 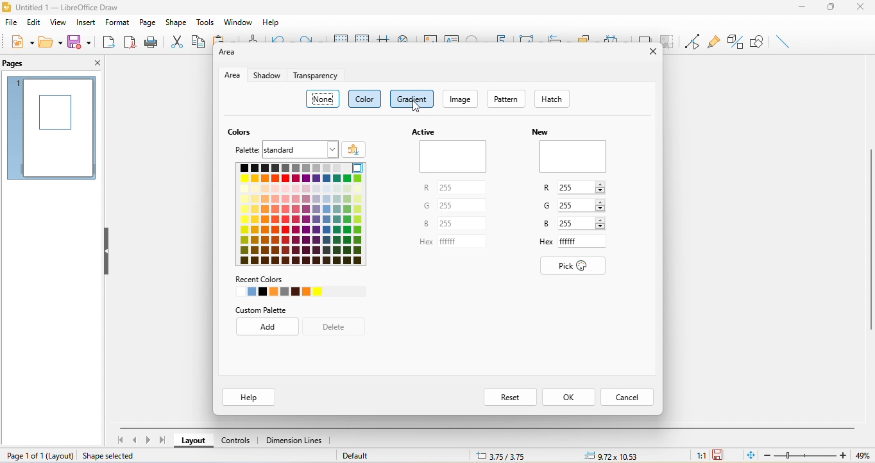 I want to click on pattern, so click(x=507, y=98).